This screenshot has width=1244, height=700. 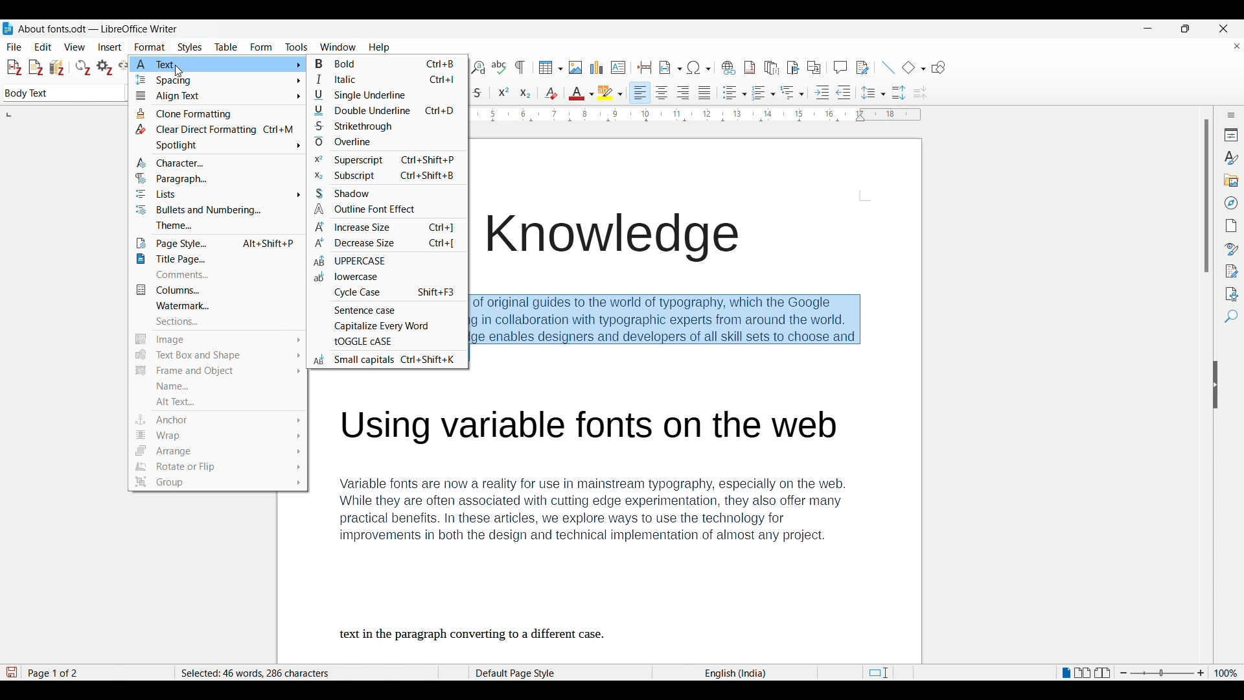 I want to click on Columns, so click(x=213, y=290).